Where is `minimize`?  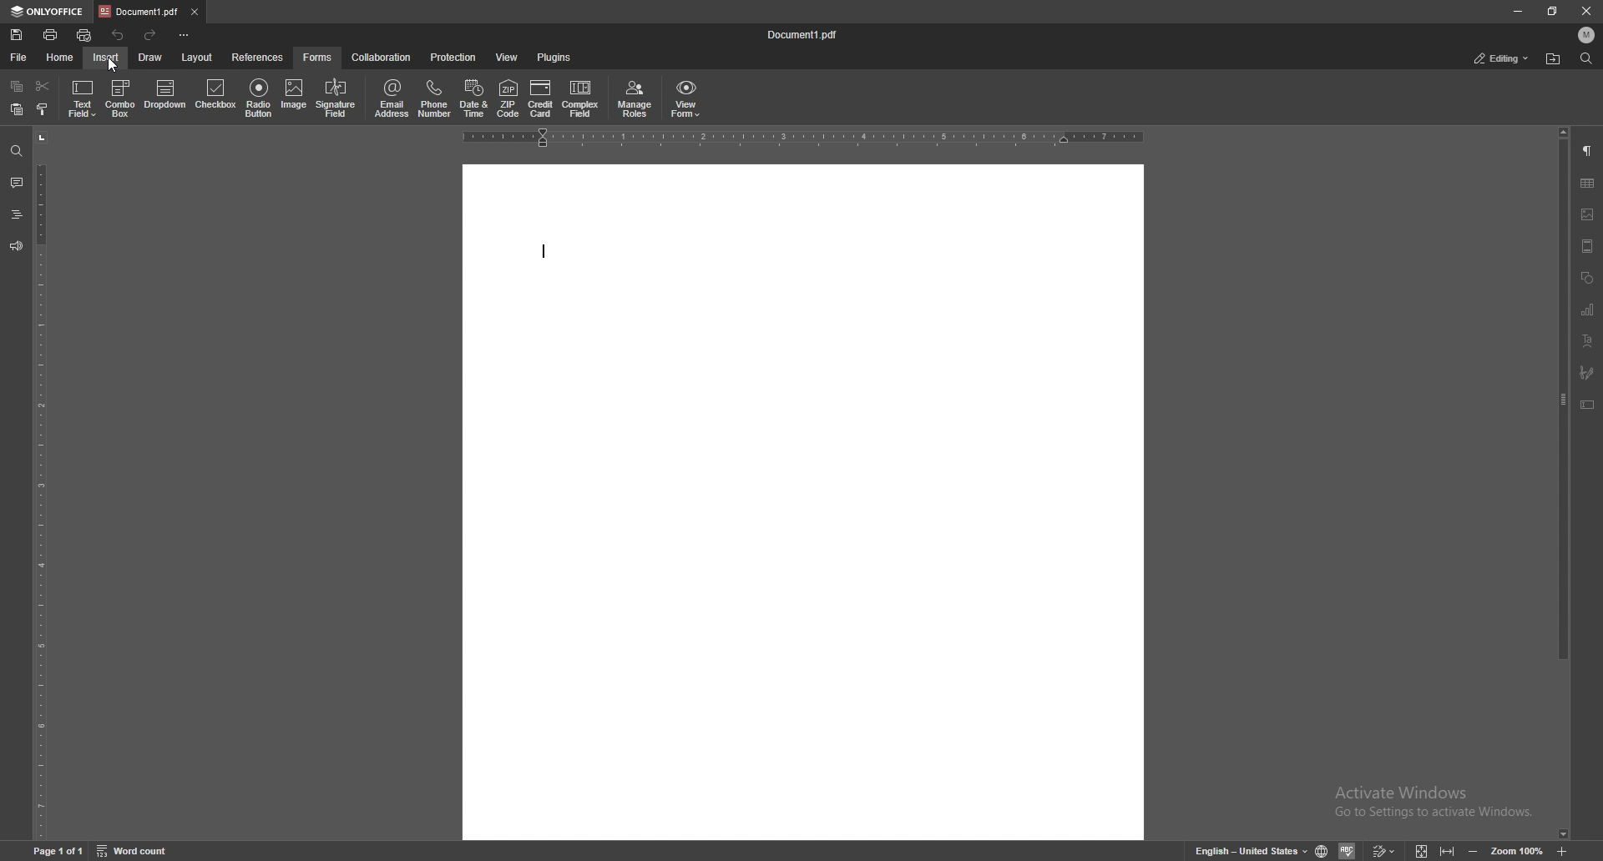 minimize is located at coordinates (1517, 12).